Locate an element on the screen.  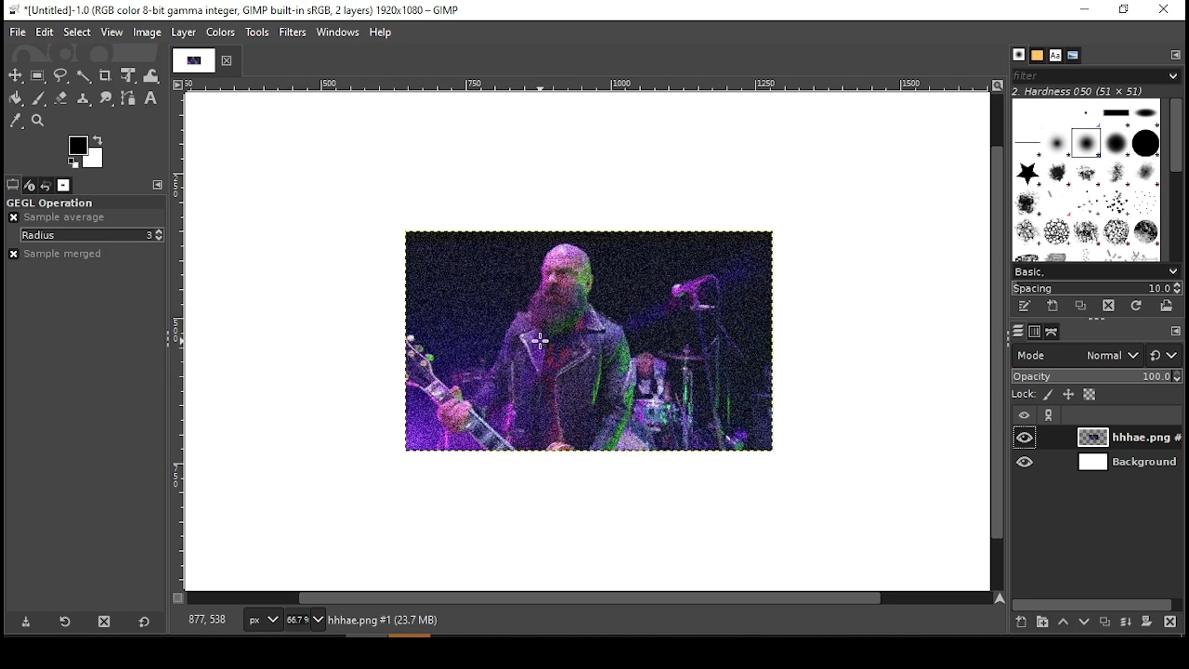
tools is located at coordinates (257, 34).